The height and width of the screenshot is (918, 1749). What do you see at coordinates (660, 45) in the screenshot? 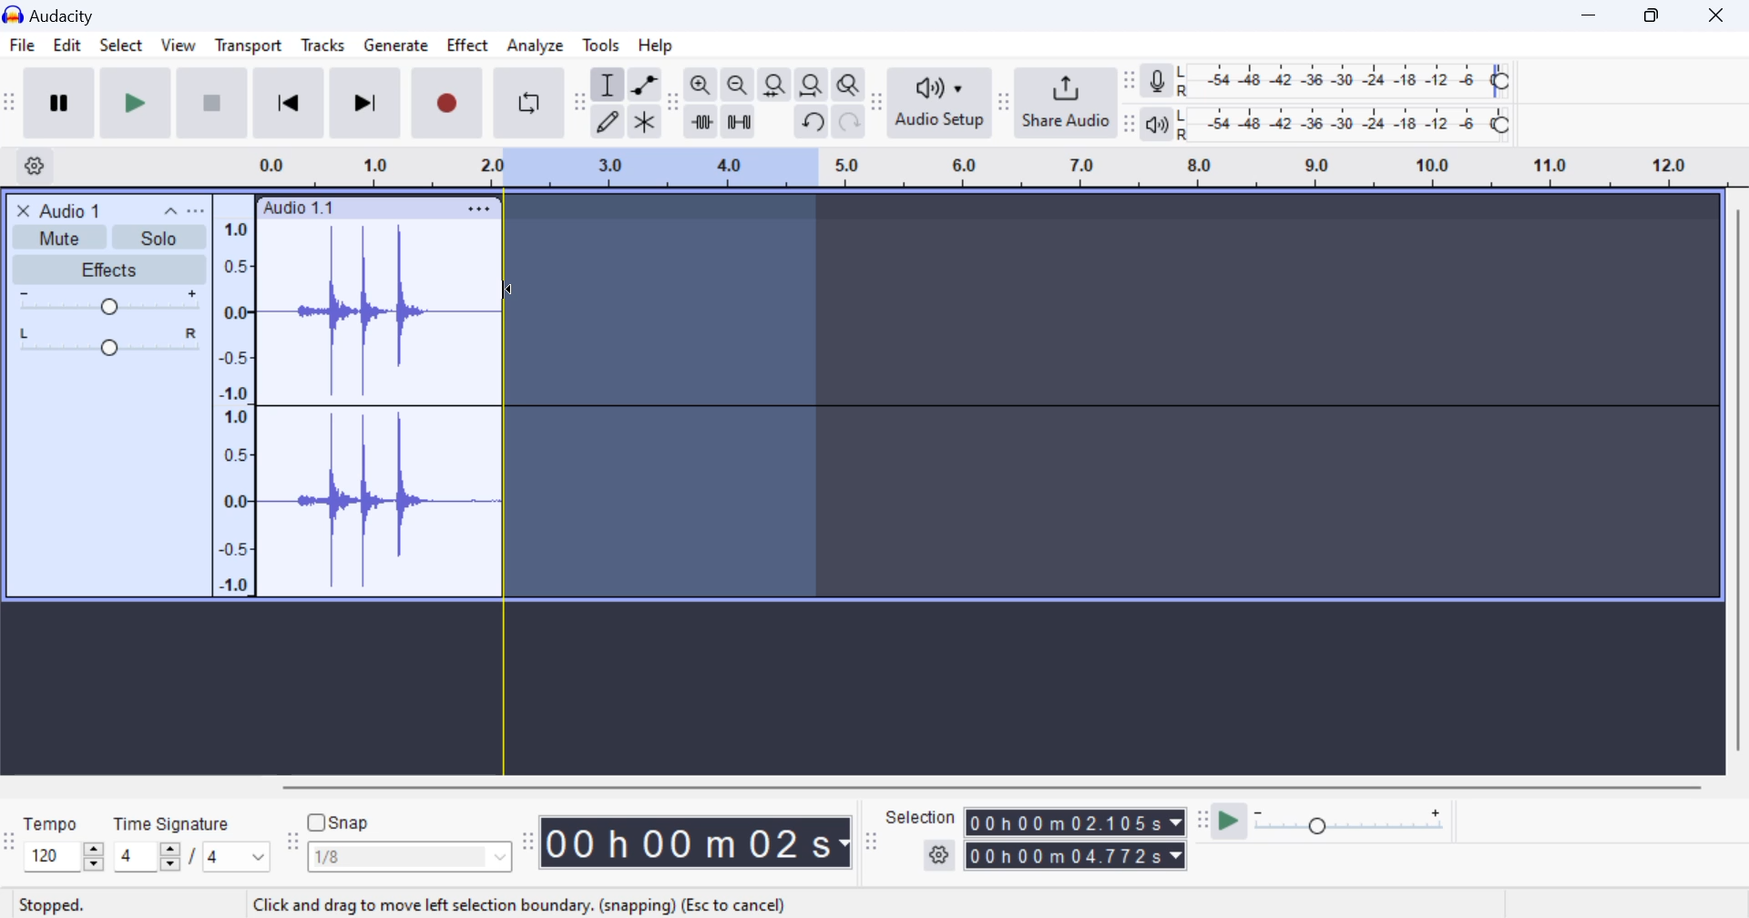
I see `Help` at bounding box center [660, 45].